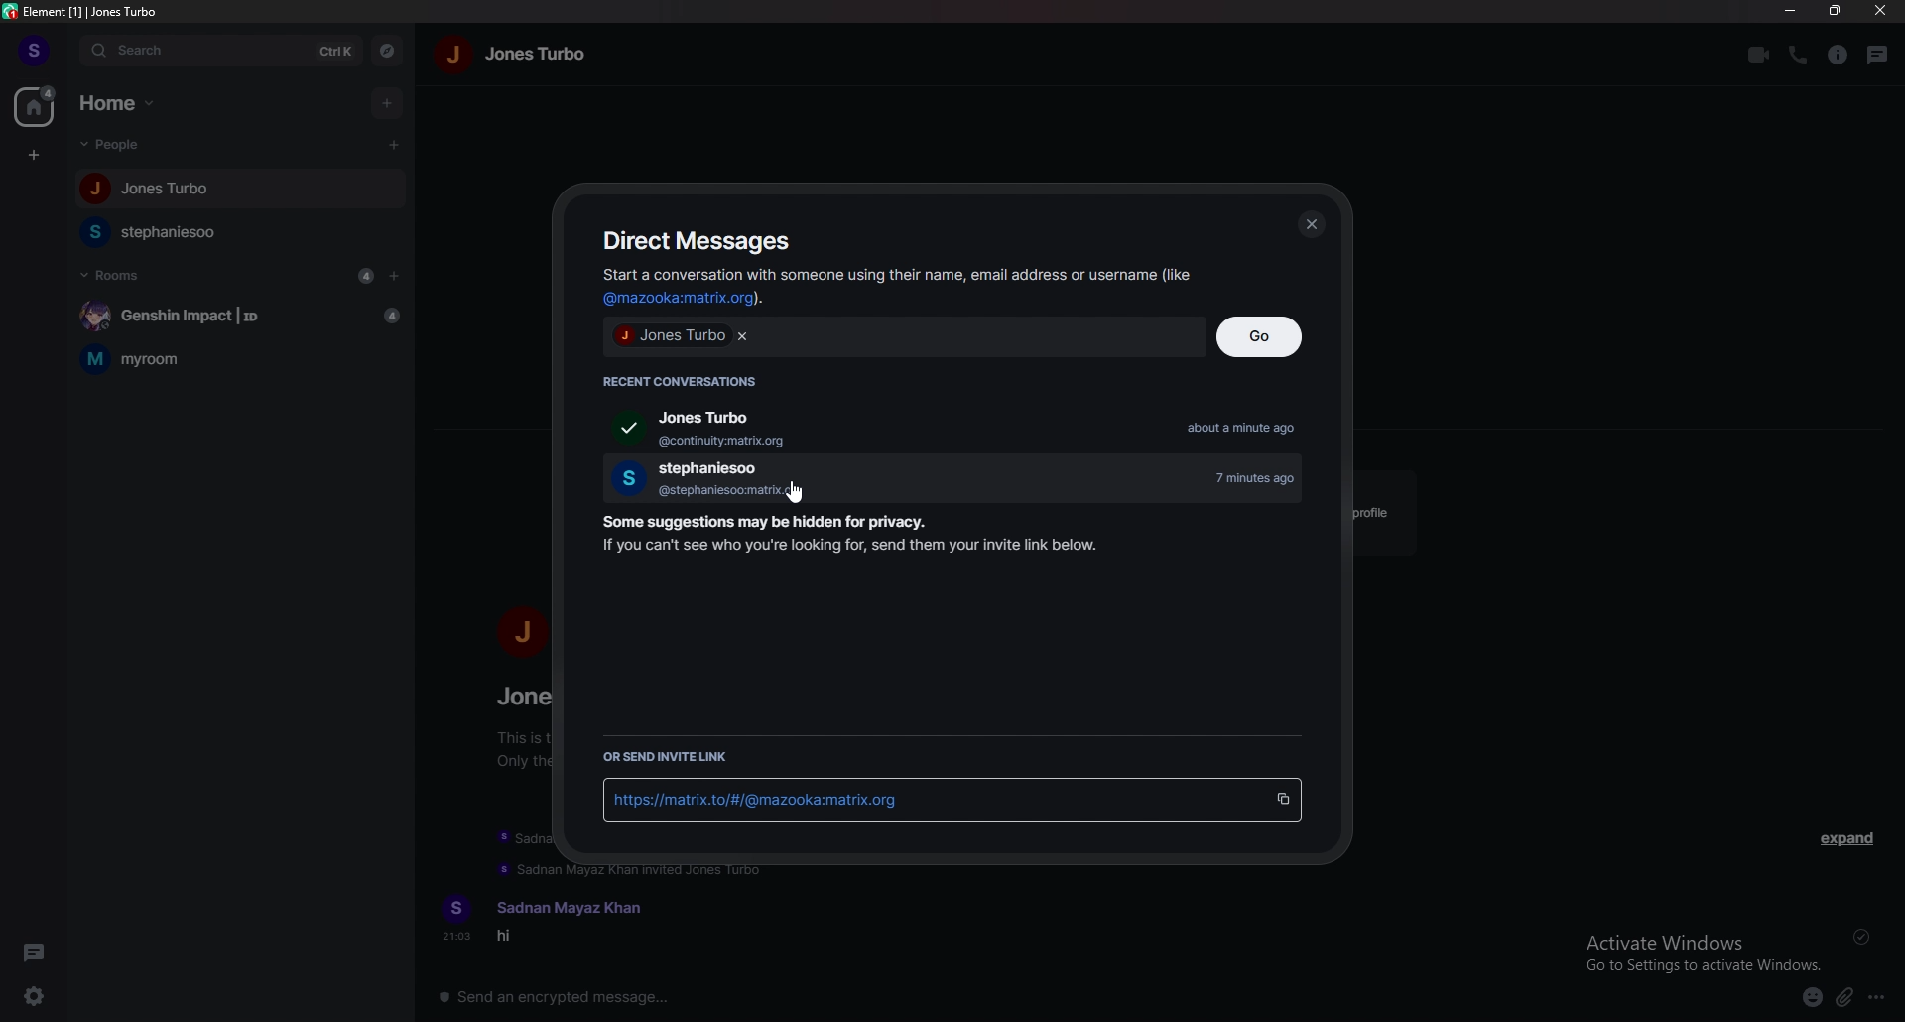 The height and width of the screenshot is (1022, 1905). Describe the element at coordinates (1849, 841) in the screenshot. I see `expand` at that location.